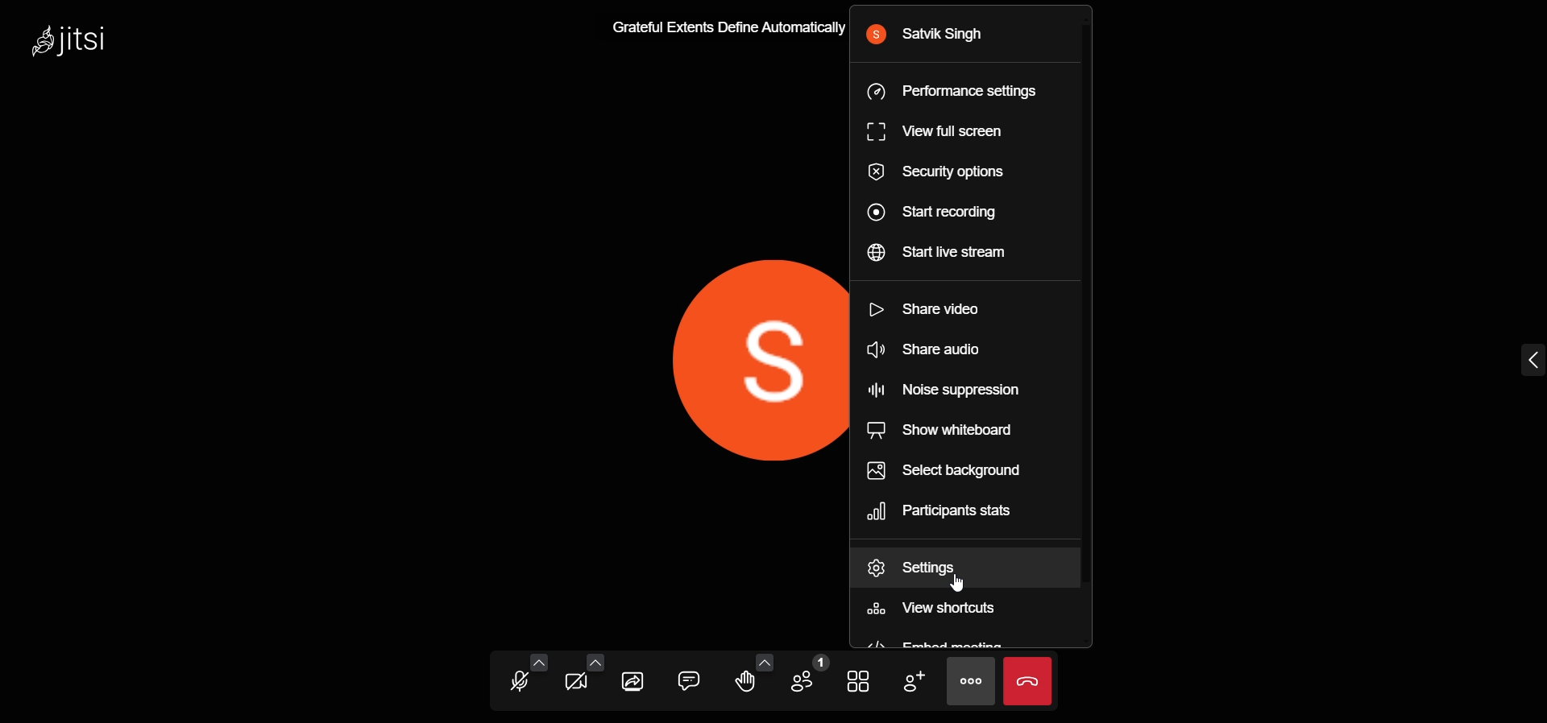  What do you see at coordinates (575, 684) in the screenshot?
I see `video` at bounding box center [575, 684].